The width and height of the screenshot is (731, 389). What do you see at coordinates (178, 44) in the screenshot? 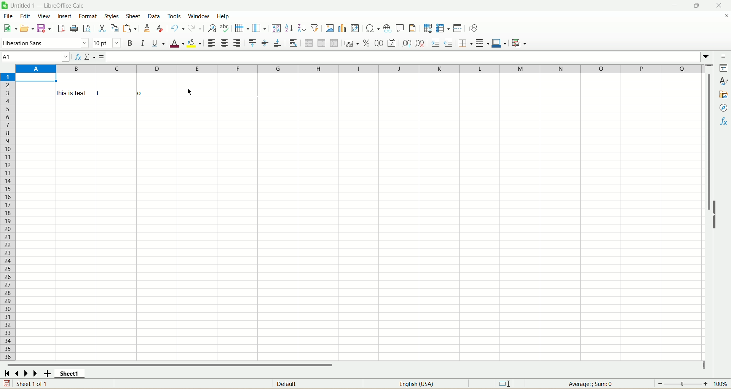
I see `font color` at bounding box center [178, 44].